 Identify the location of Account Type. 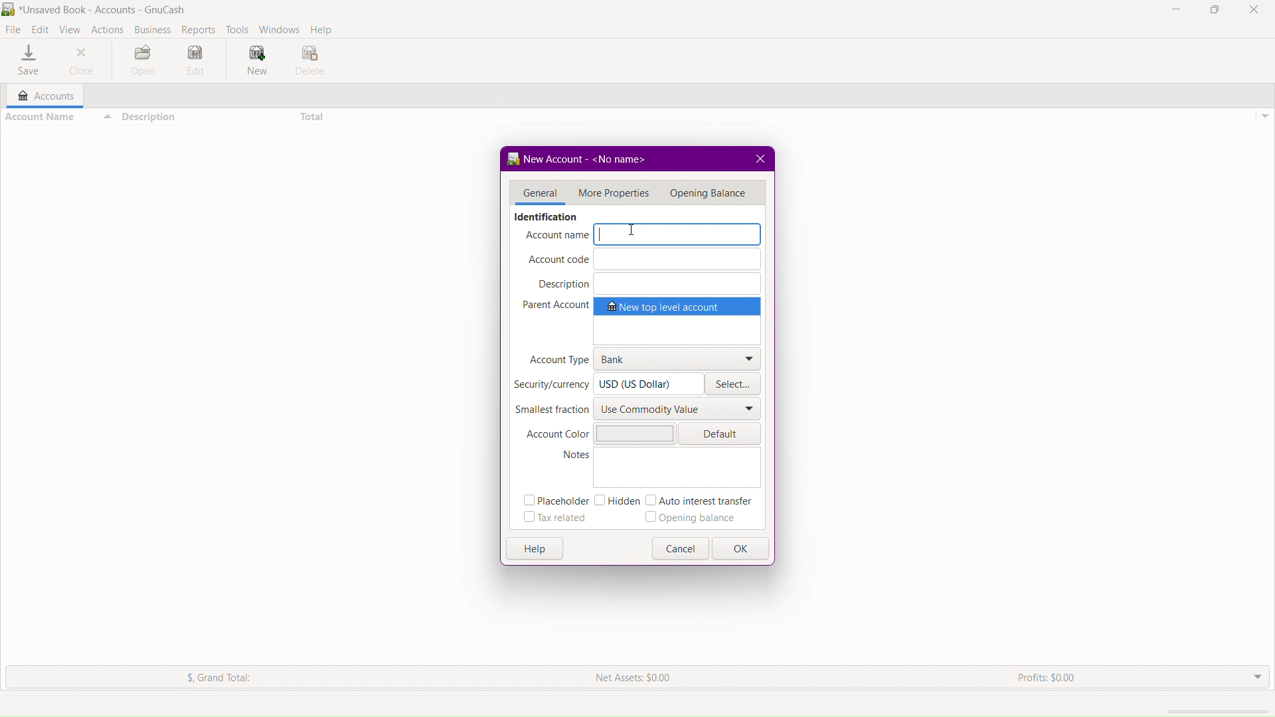
(643, 358).